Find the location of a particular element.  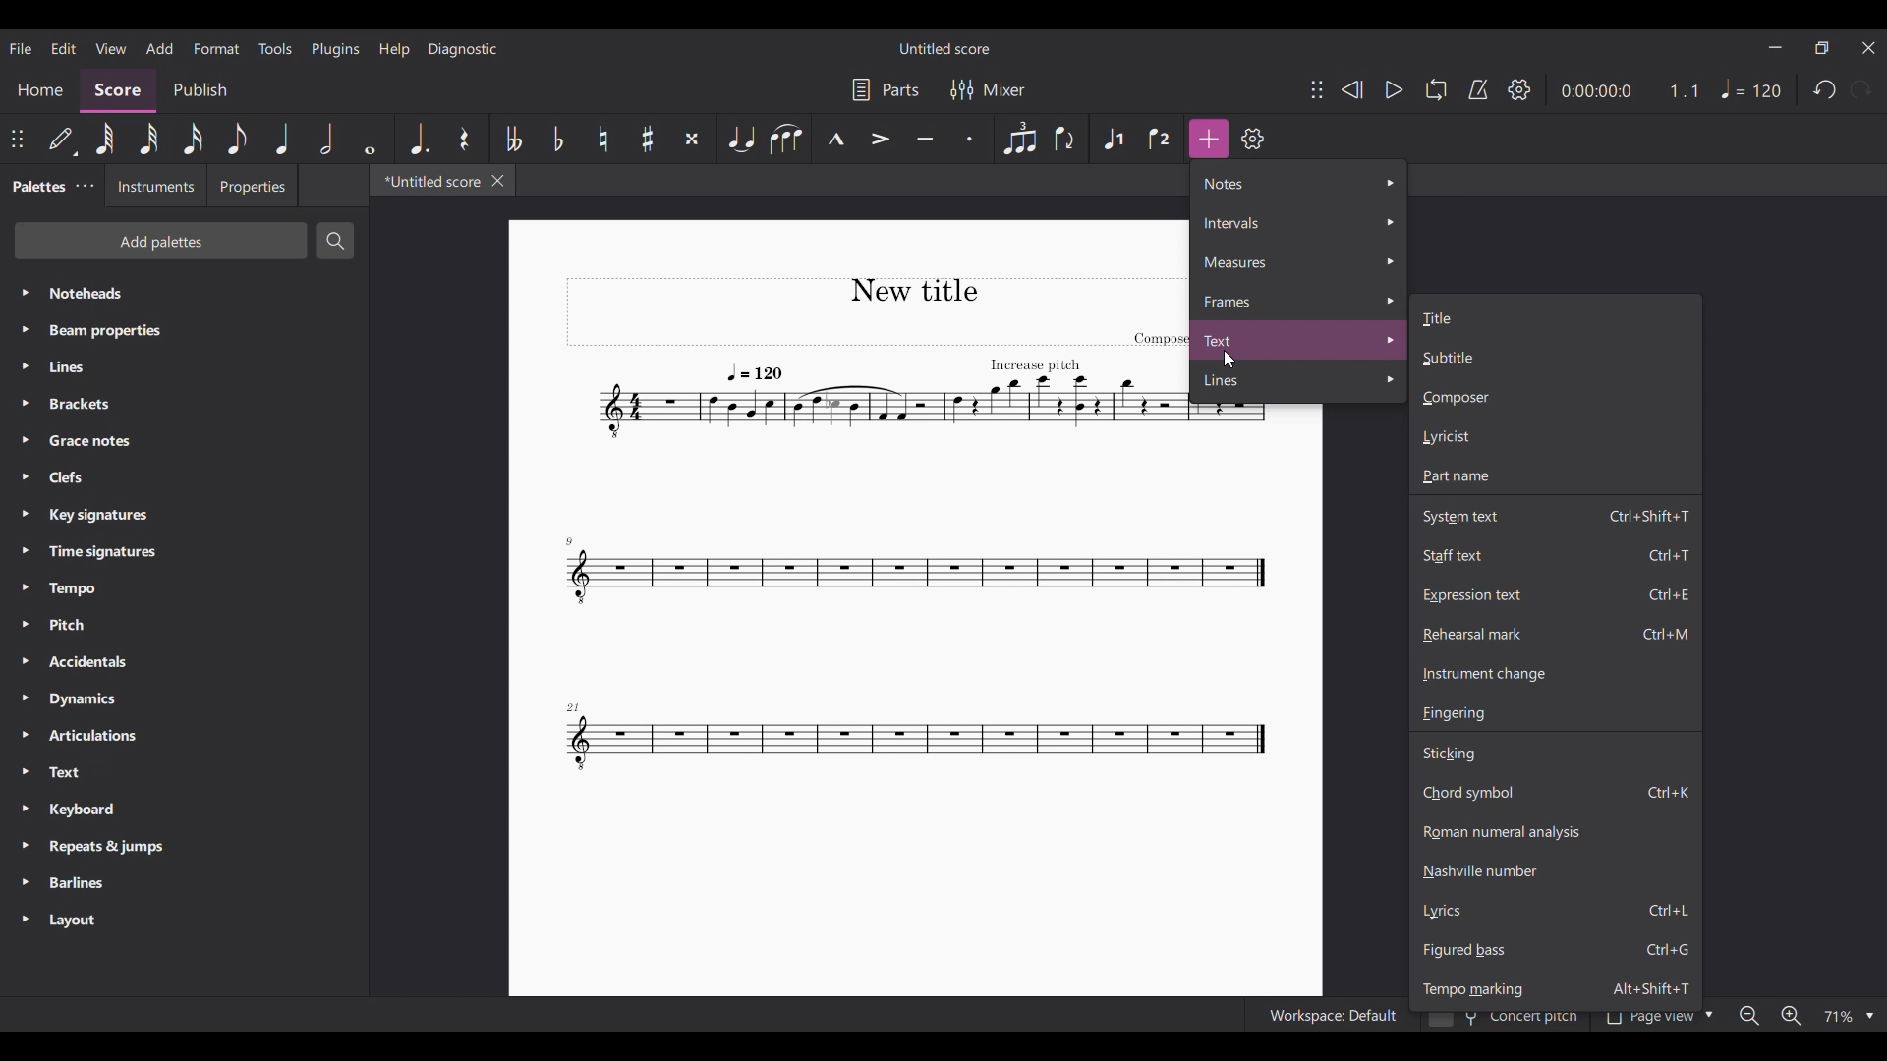

Untitled score is located at coordinates (945, 49).